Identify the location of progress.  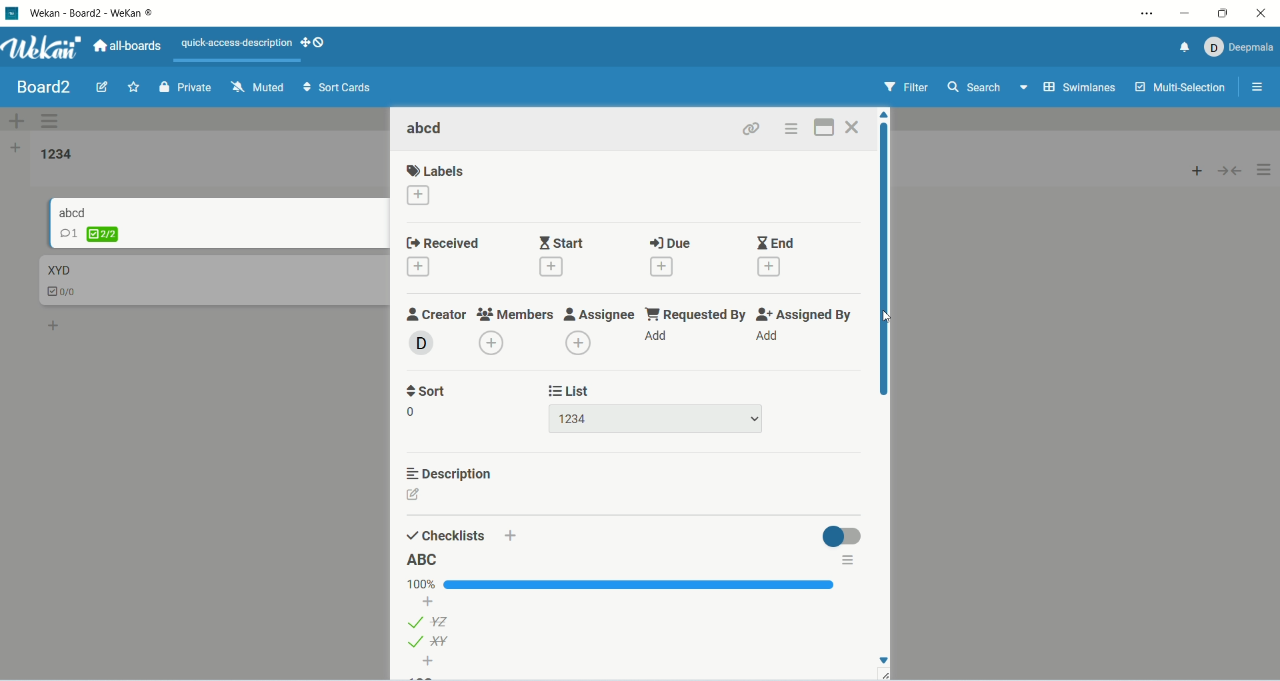
(621, 584).